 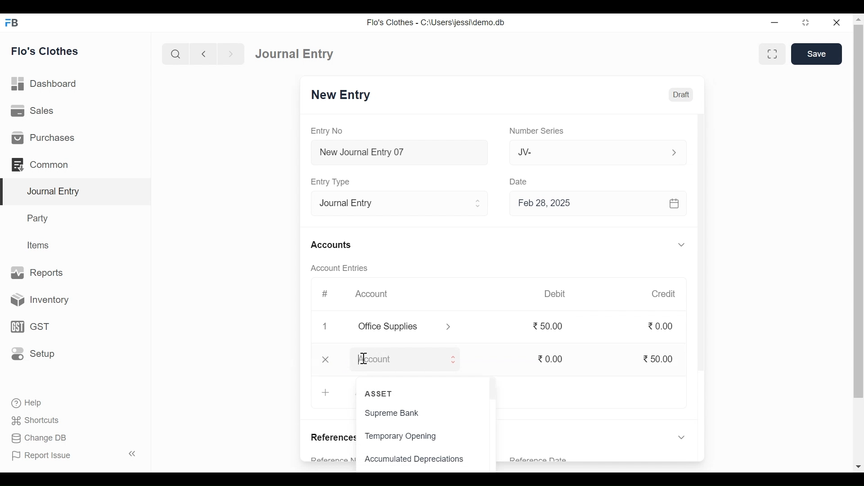 What do you see at coordinates (334, 182) in the screenshot?
I see `Entry Type` at bounding box center [334, 182].